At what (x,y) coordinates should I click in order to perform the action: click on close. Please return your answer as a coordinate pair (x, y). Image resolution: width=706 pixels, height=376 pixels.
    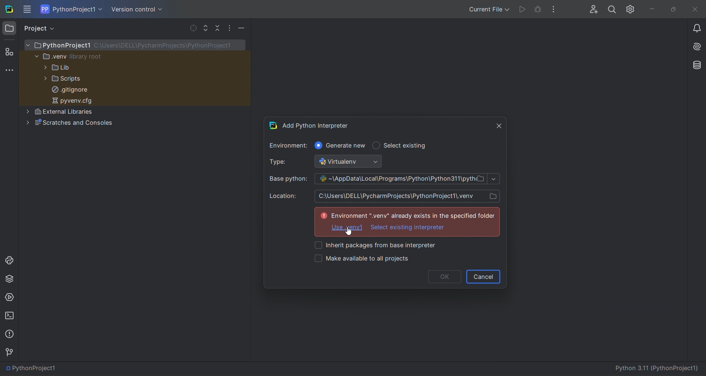
    Looking at the image, I should click on (695, 10).